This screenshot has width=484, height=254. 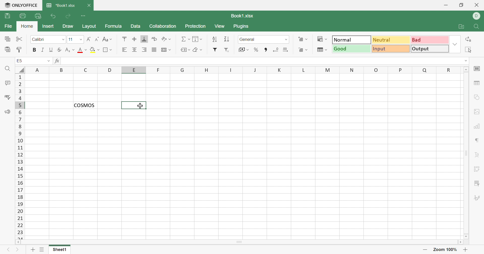 What do you see at coordinates (198, 39) in the screenshot?
I see `Fill` at bounding box center [198, 39].